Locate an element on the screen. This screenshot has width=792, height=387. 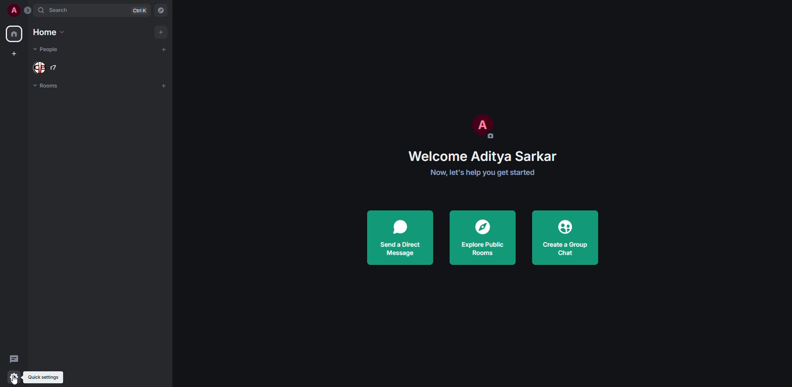
create a group chat is located at coordinates (565, 237).